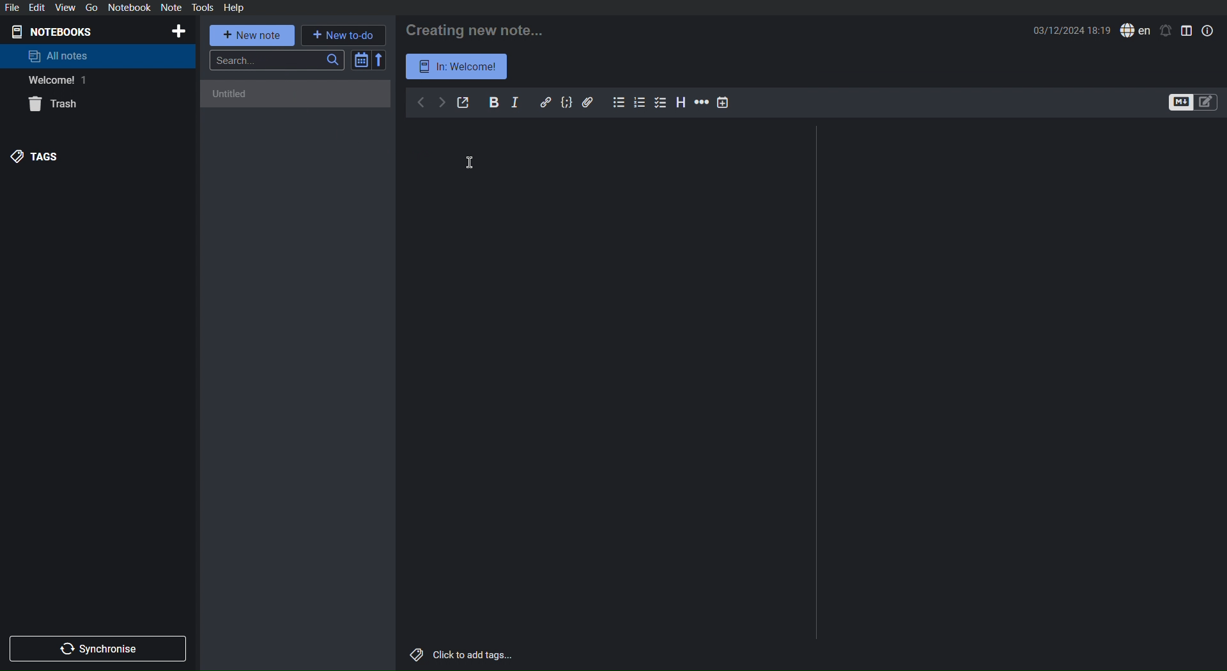 The width and height of the screenshot is (1227, 671). I want to click on File, so click(14, 7).